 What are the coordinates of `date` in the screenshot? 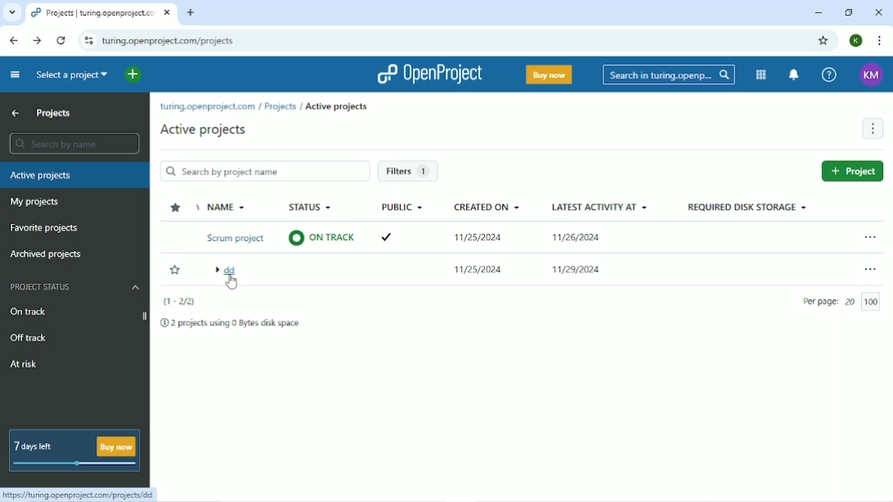 It's located at (479, 239).